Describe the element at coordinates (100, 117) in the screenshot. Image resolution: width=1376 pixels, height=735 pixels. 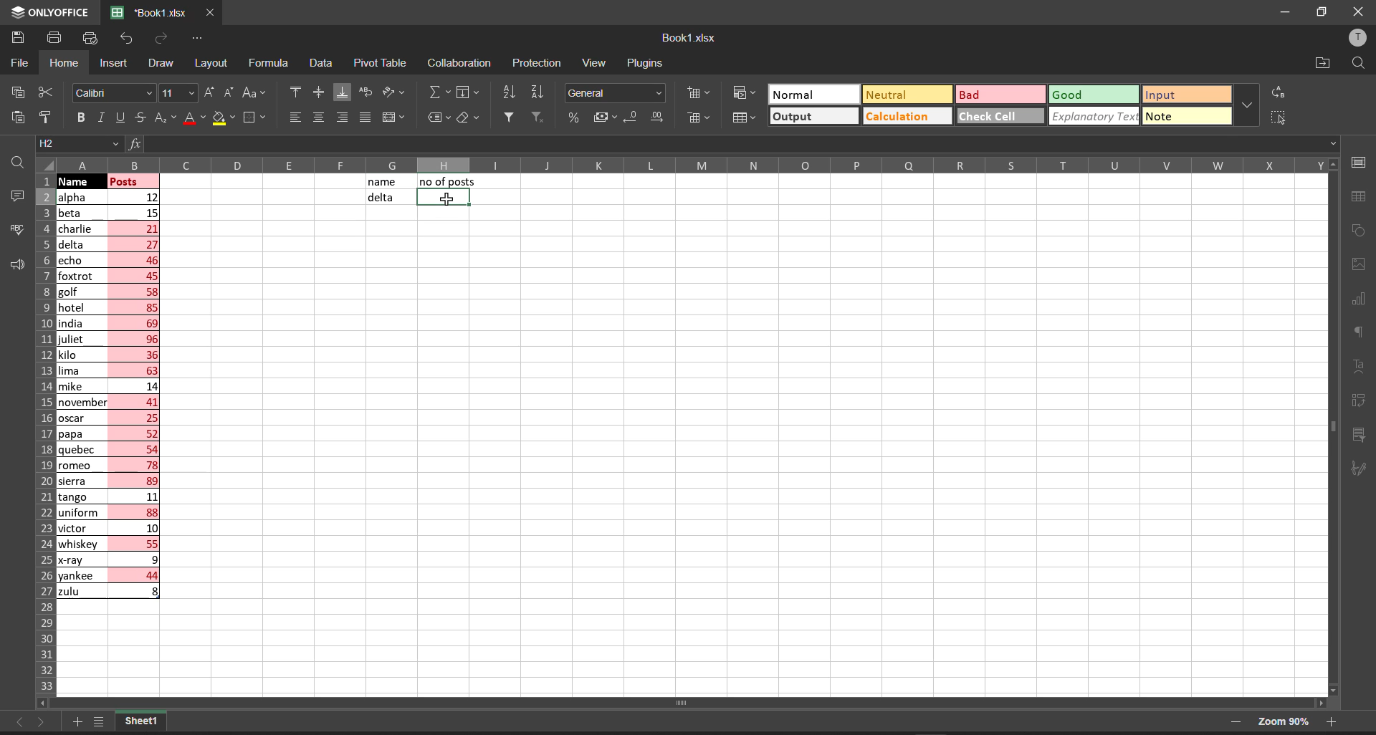
I see `italic` at that location.